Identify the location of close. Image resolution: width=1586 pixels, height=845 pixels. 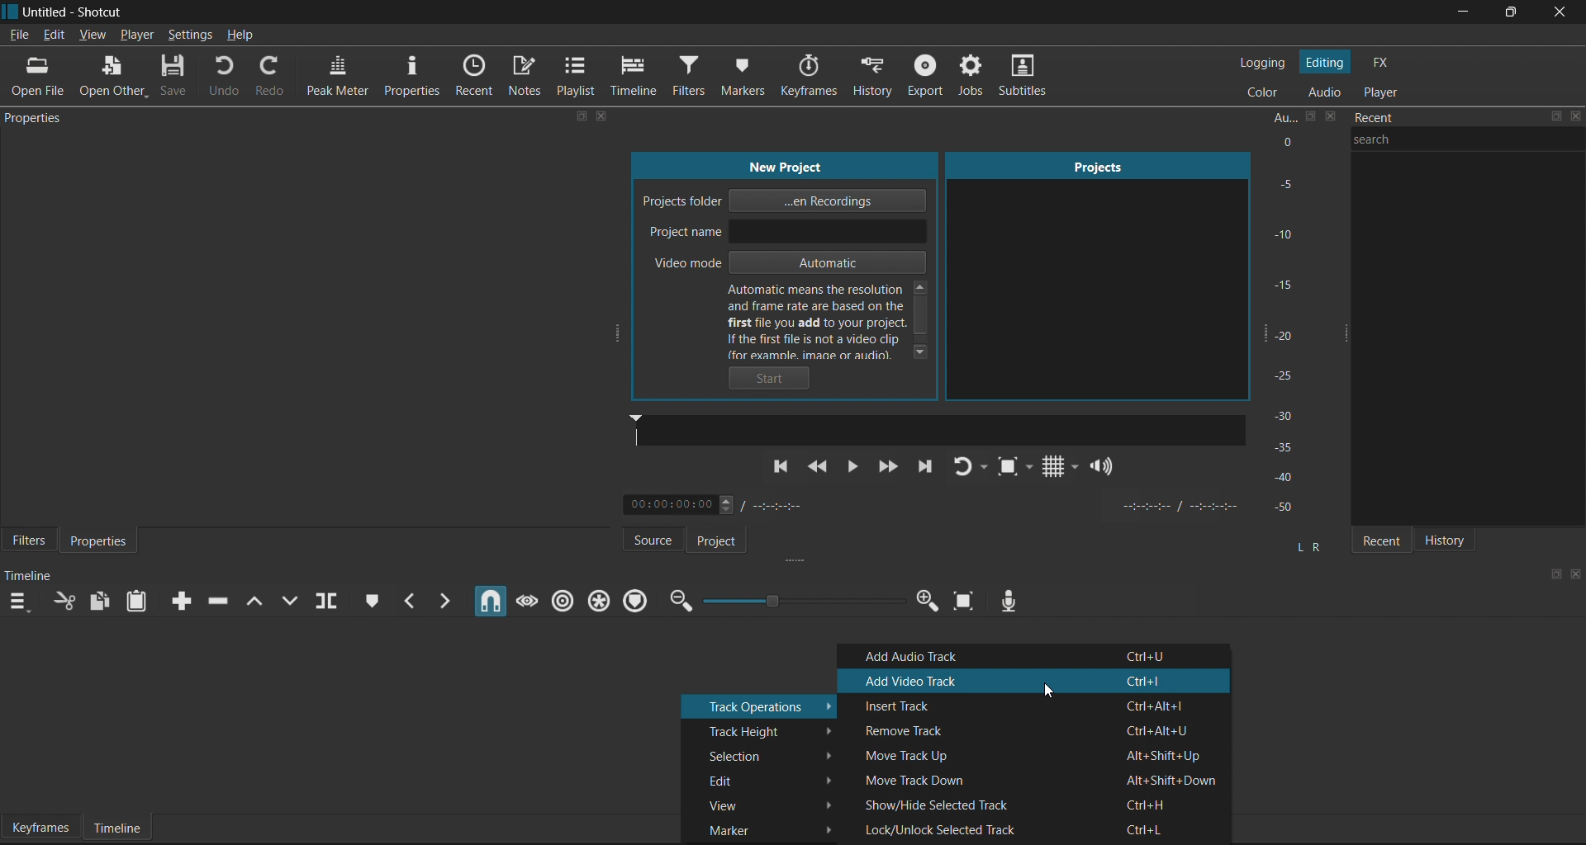
(1575, 573).